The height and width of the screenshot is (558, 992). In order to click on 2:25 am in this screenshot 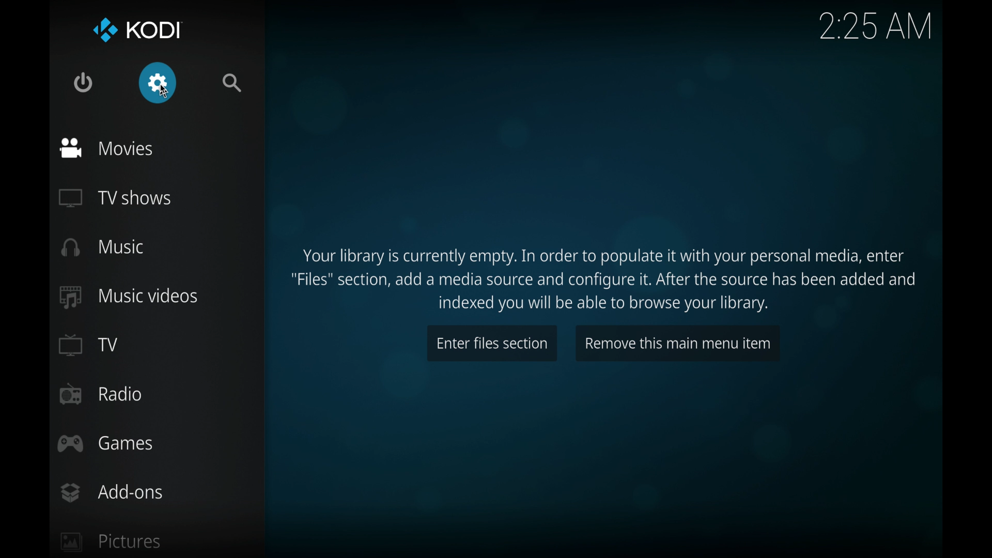, I will do `click(874, 25)`.